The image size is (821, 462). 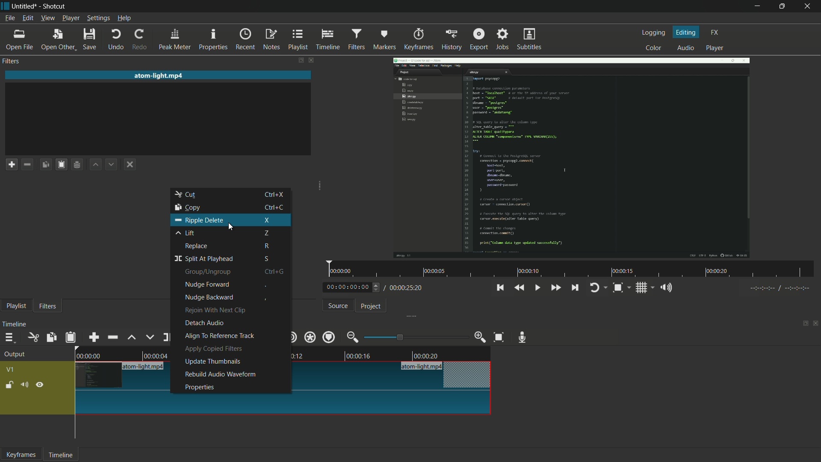 What do you see at coordinates (89, 356) in the screenshot?
I see `0:00:00:0` at bounding box center [89, 356].